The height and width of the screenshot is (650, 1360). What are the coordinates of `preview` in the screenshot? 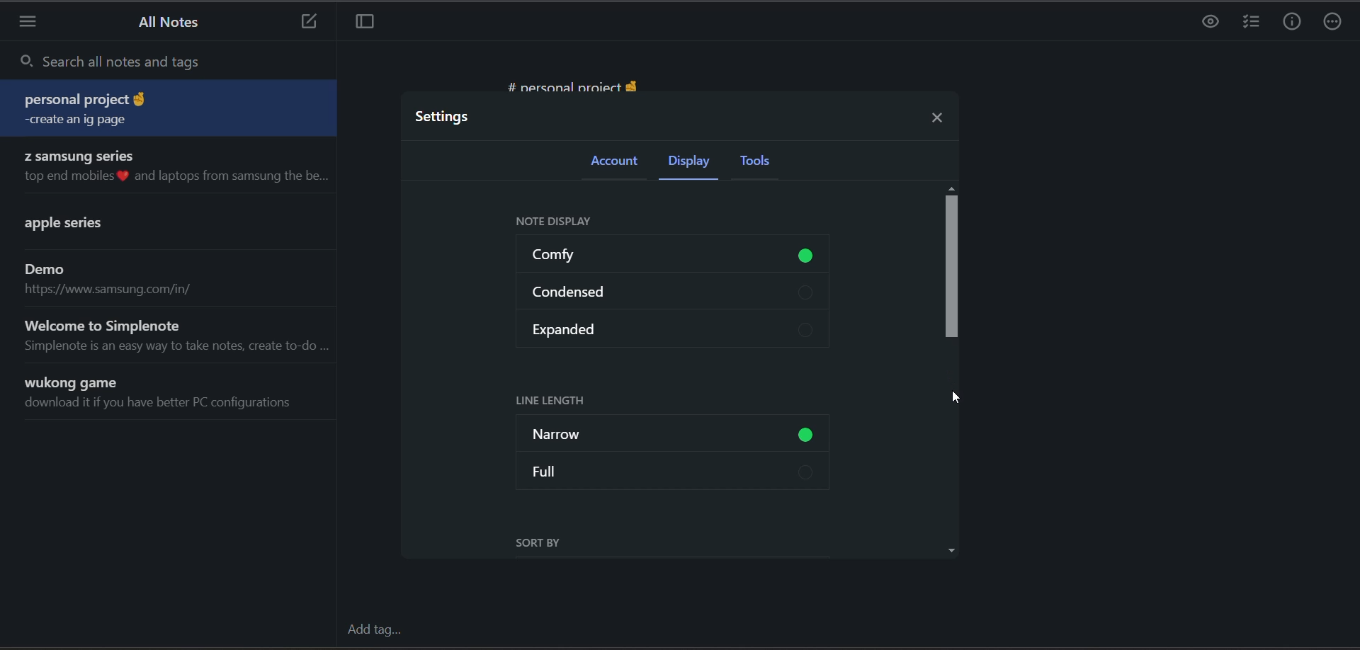 It's located at (1206, 23).